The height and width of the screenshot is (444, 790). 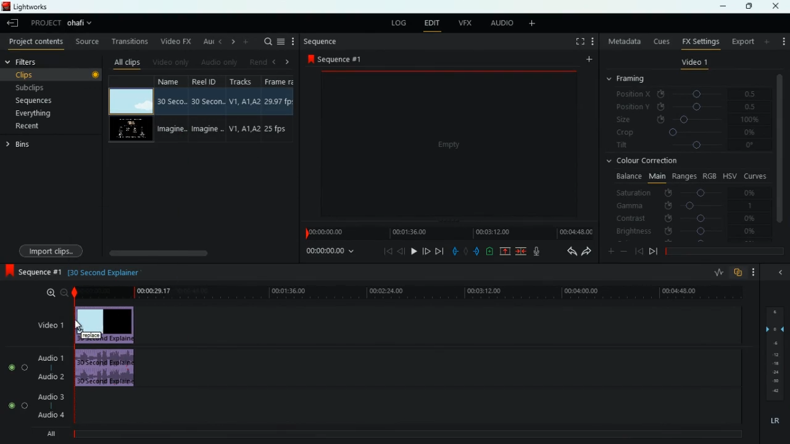 I want to click on audio 2, so click(x=48, y=377).